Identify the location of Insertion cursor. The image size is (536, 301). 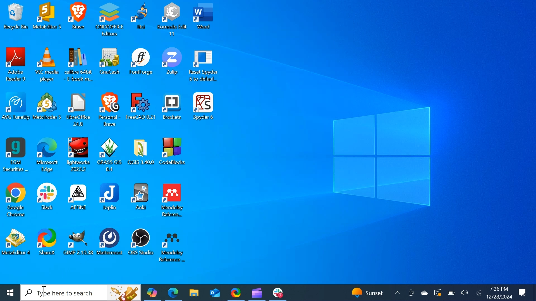
(44, 290).